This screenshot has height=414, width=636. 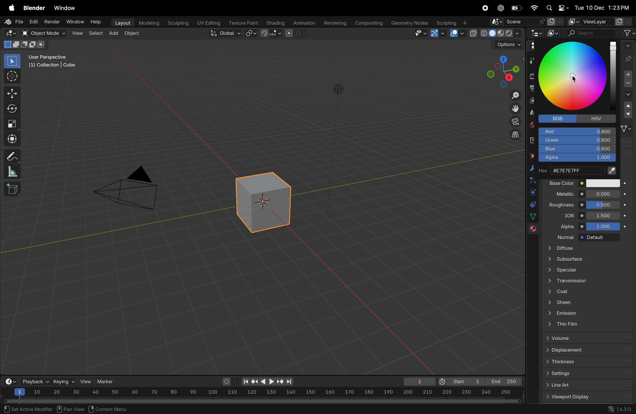 What do you see at coordinates (11, 122) in the screenshot?
I see `scale` at bounding box center [11, 122].